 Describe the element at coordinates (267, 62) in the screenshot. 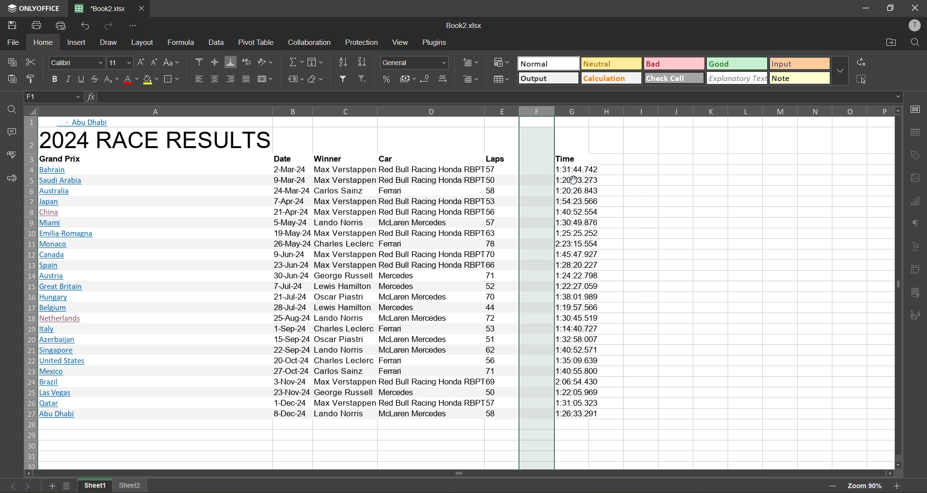

I see `orientation` at that location.